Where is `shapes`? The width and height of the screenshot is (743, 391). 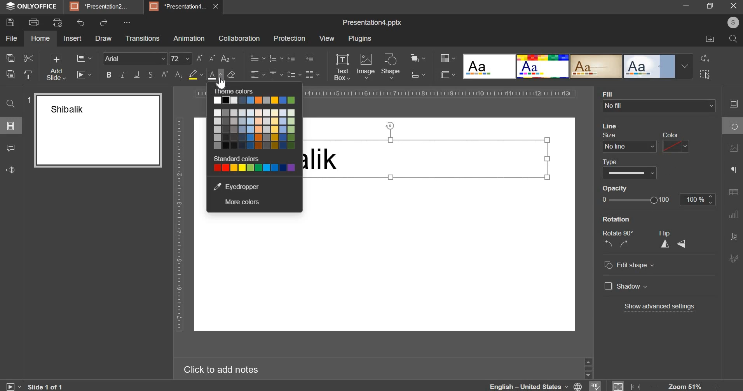 shapes is located at coordinates (731, 128).